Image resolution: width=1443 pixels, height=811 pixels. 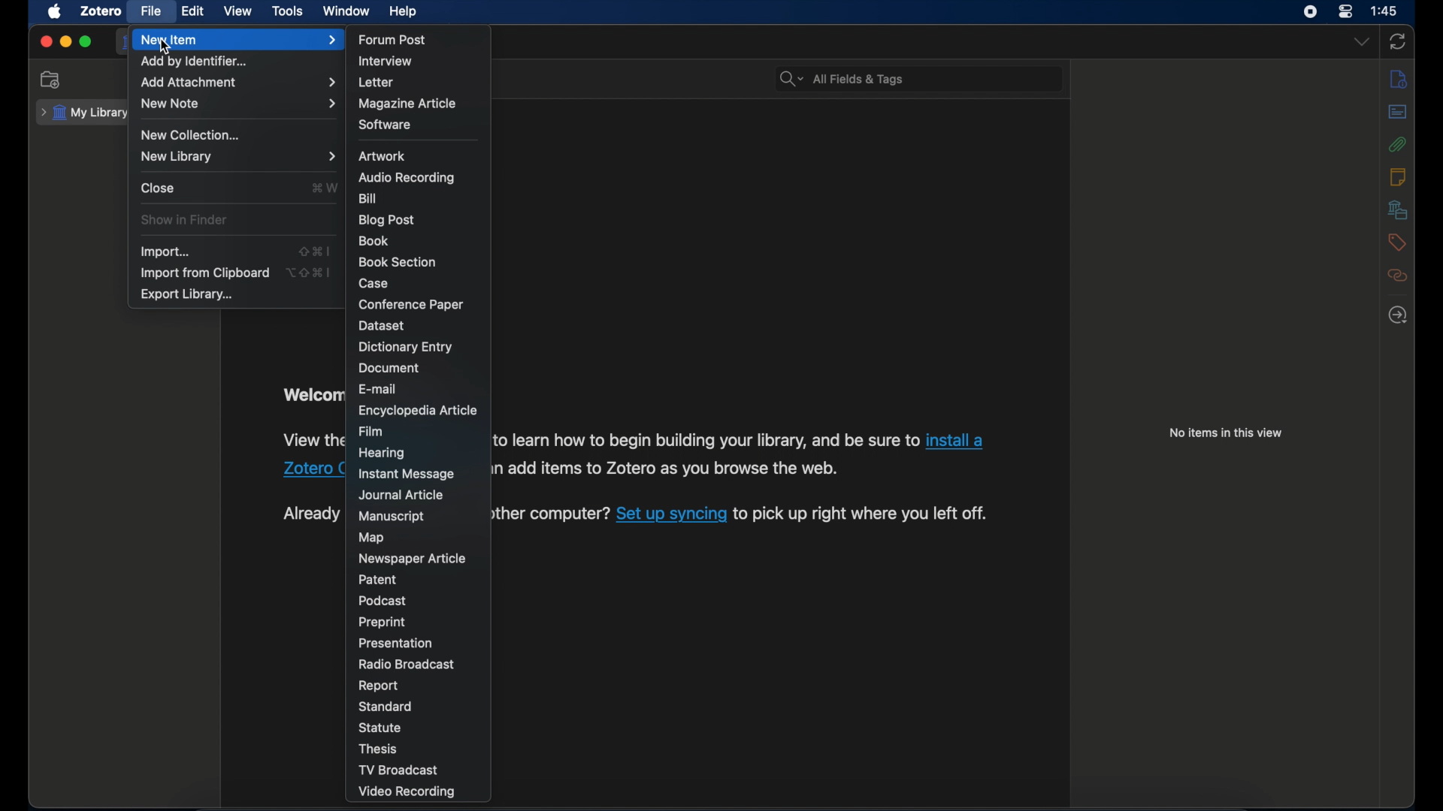 I want to click on help, so click(x=403, y=11).